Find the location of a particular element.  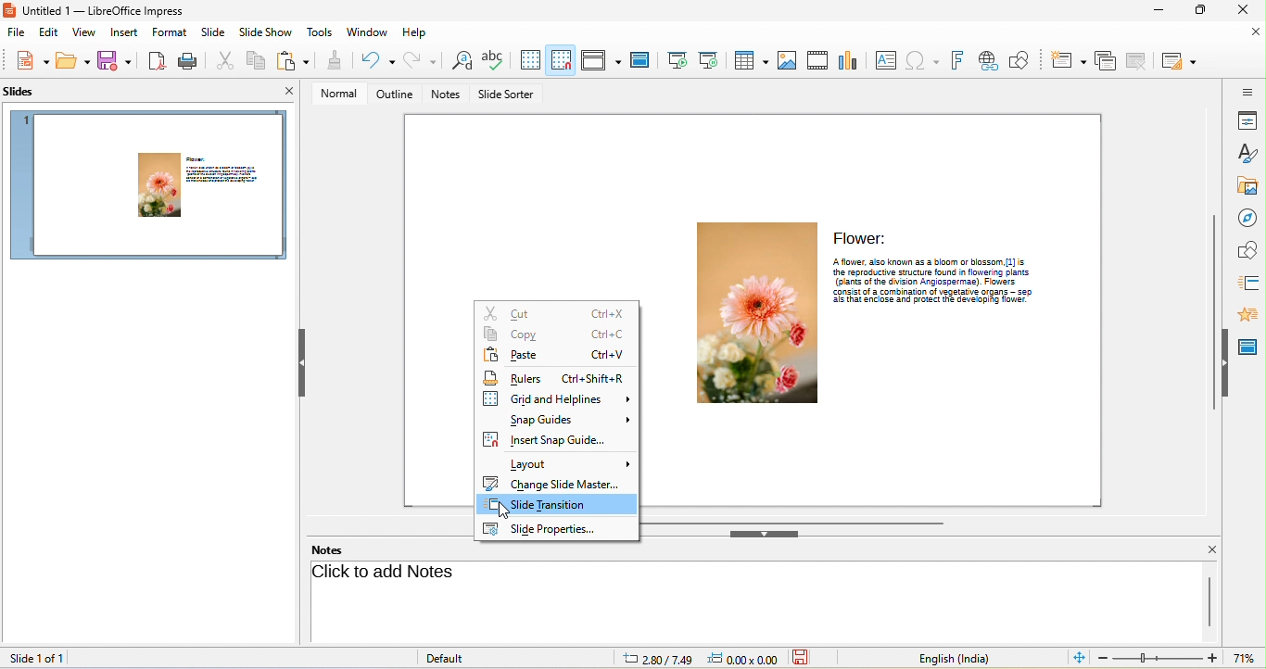

copy is located at coordinates (558, 334).